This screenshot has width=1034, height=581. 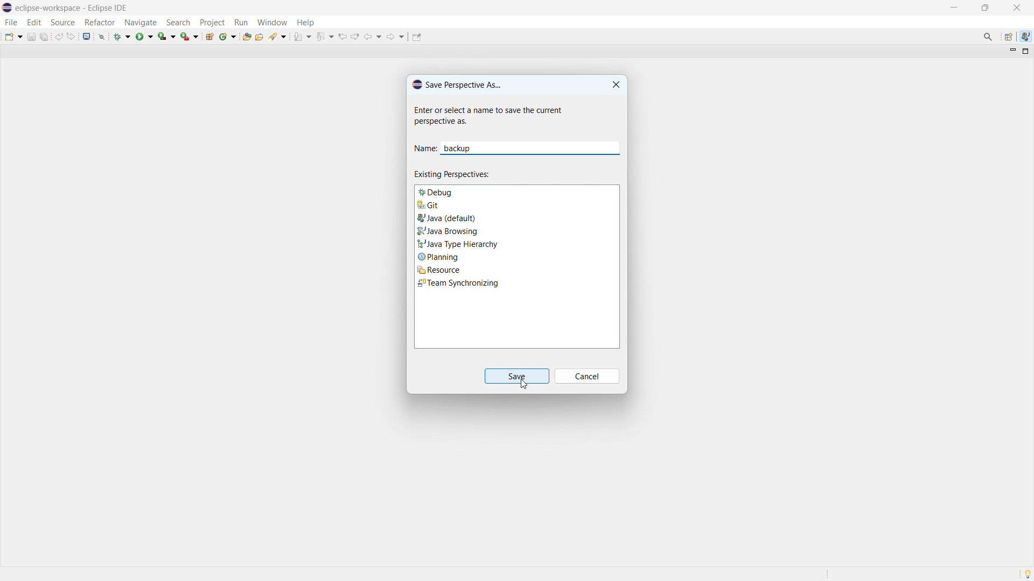 What do you see at coordinates (12, 36) in the screenshot?
I see `new` at bounding box center [12, 36].